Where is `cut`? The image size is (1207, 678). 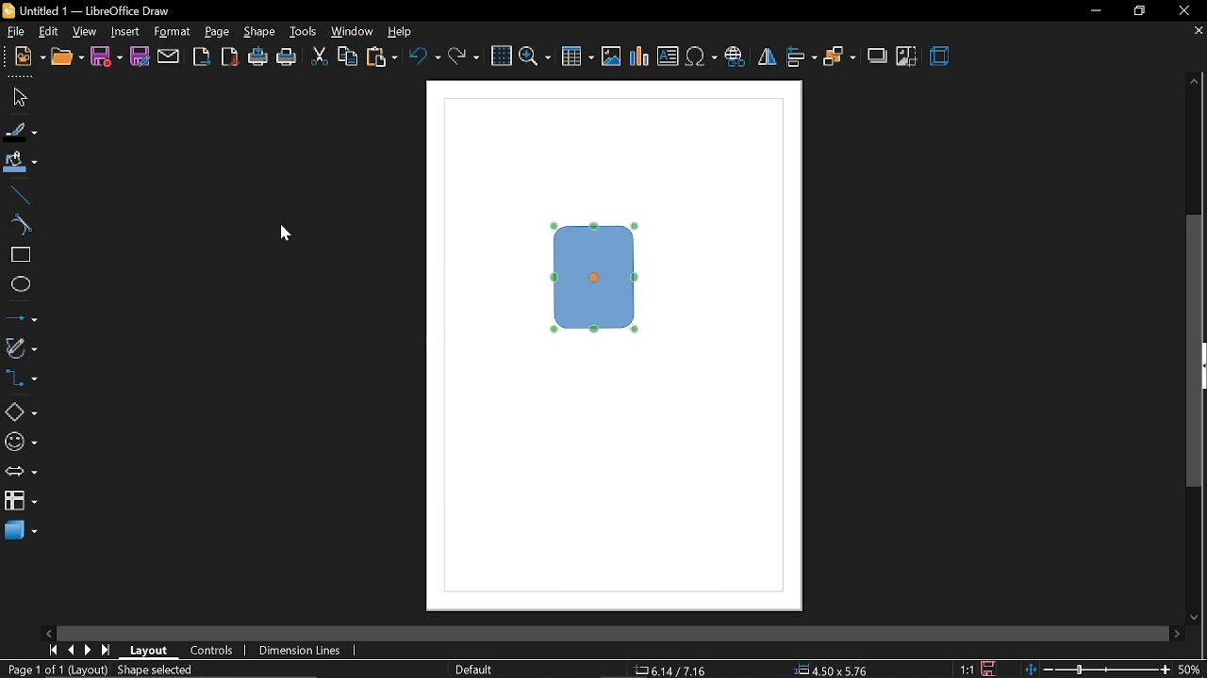 cut is located at coordinates (321, 56).